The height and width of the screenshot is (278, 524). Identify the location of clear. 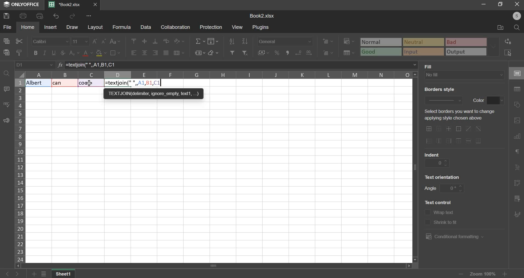
(213, 53).